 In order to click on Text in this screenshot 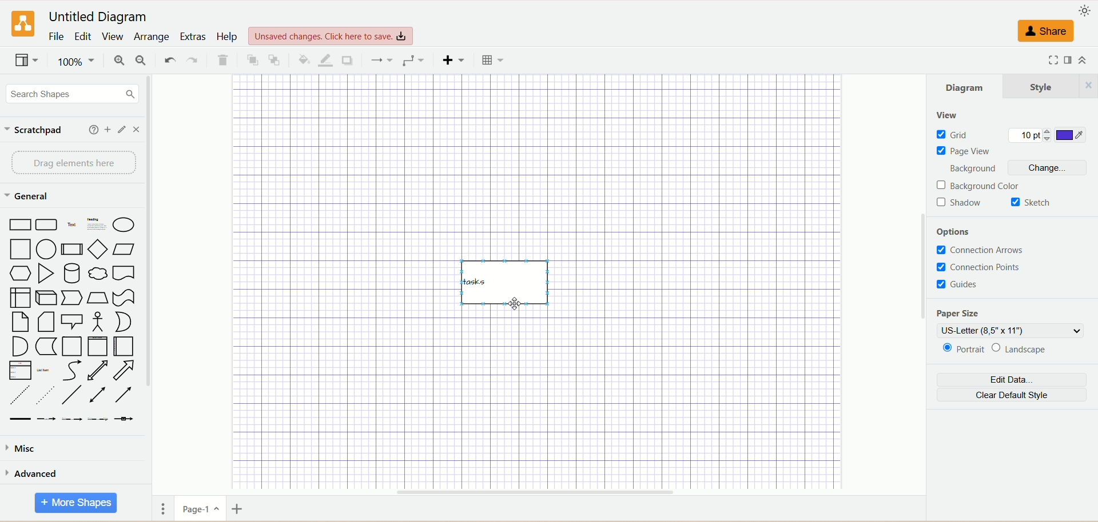, I will do `click(72, 224)`.